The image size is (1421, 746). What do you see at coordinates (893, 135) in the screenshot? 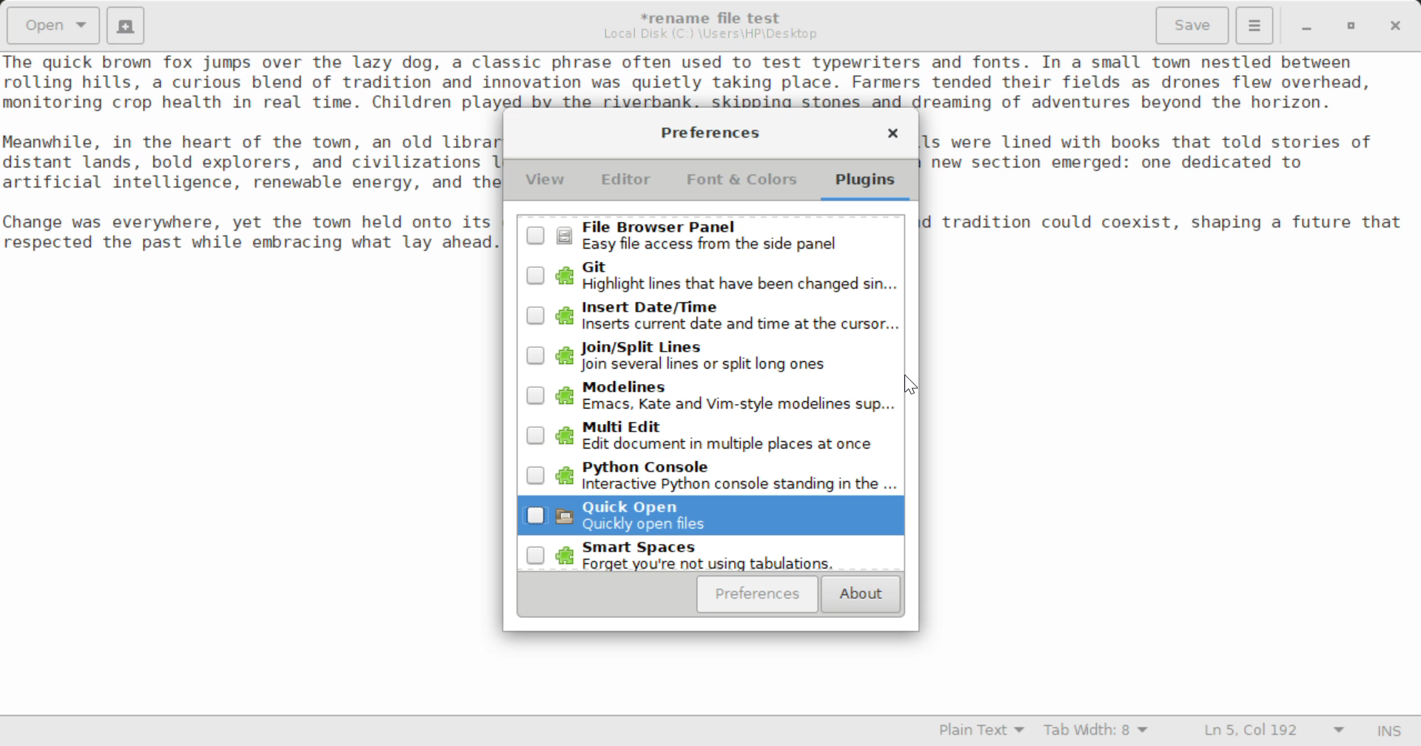
I see `Close Window` at bounding box center [893, 135].